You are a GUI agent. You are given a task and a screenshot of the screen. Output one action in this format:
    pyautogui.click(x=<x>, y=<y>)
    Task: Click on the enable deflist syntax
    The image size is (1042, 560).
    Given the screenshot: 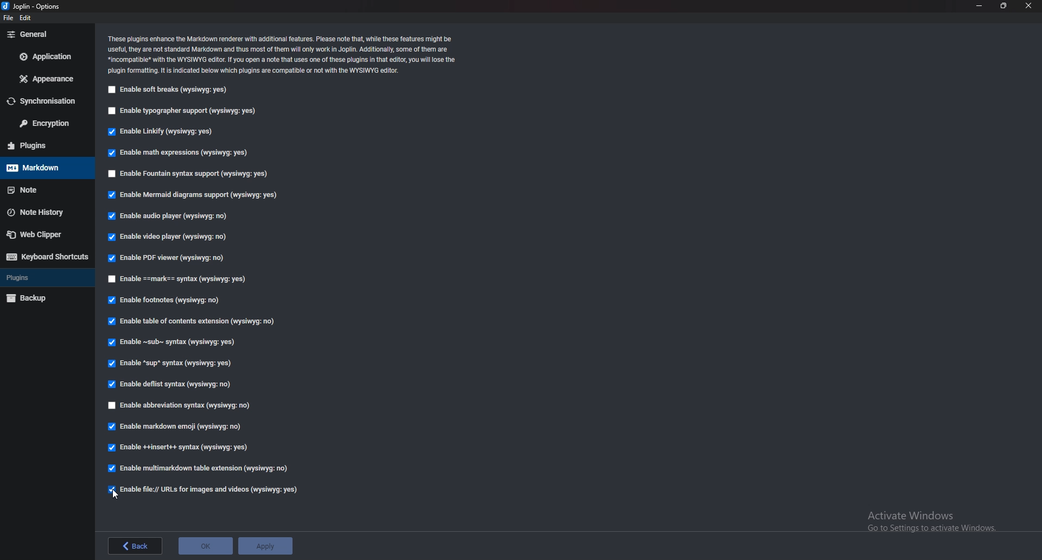 What is the action you would take?
    pyautogui.click(x=171, y=385)
    